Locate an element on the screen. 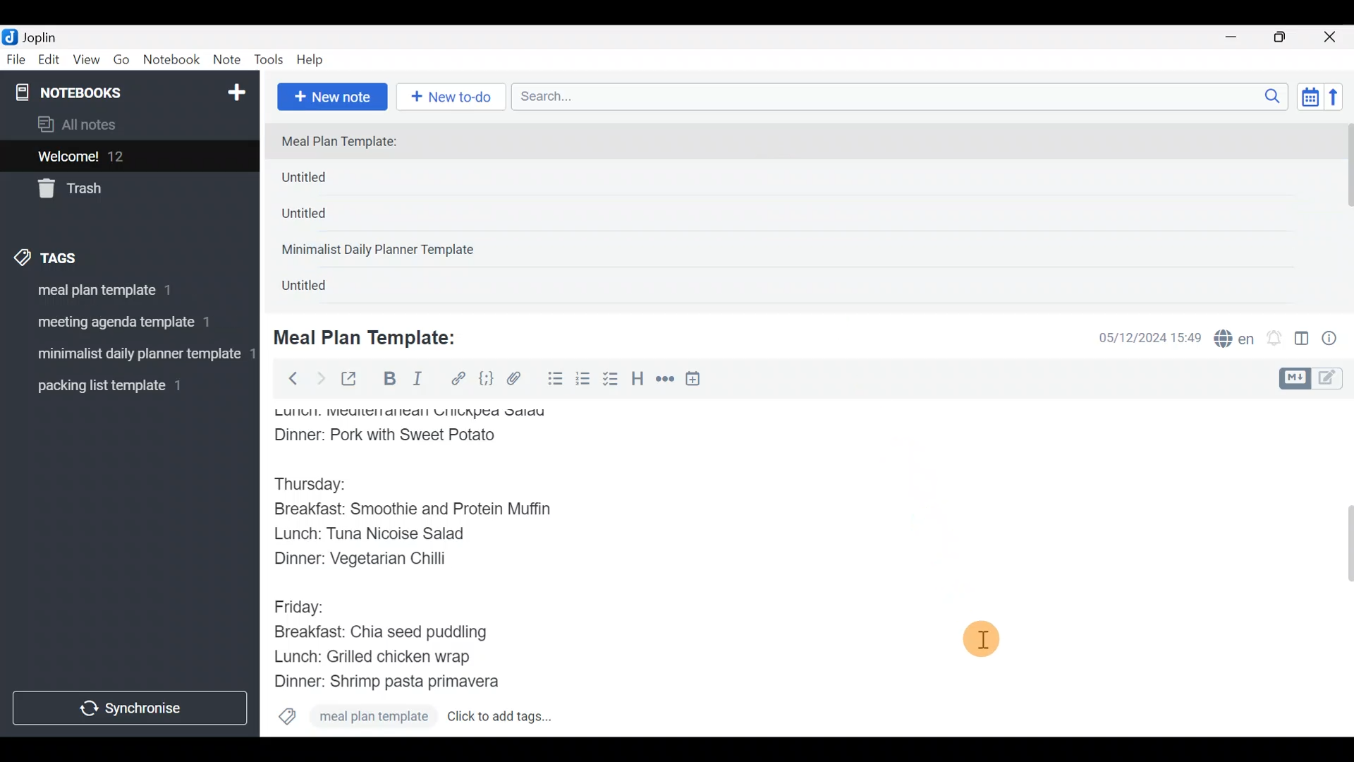  Horizontal rule is located at coordinates (665, 380).